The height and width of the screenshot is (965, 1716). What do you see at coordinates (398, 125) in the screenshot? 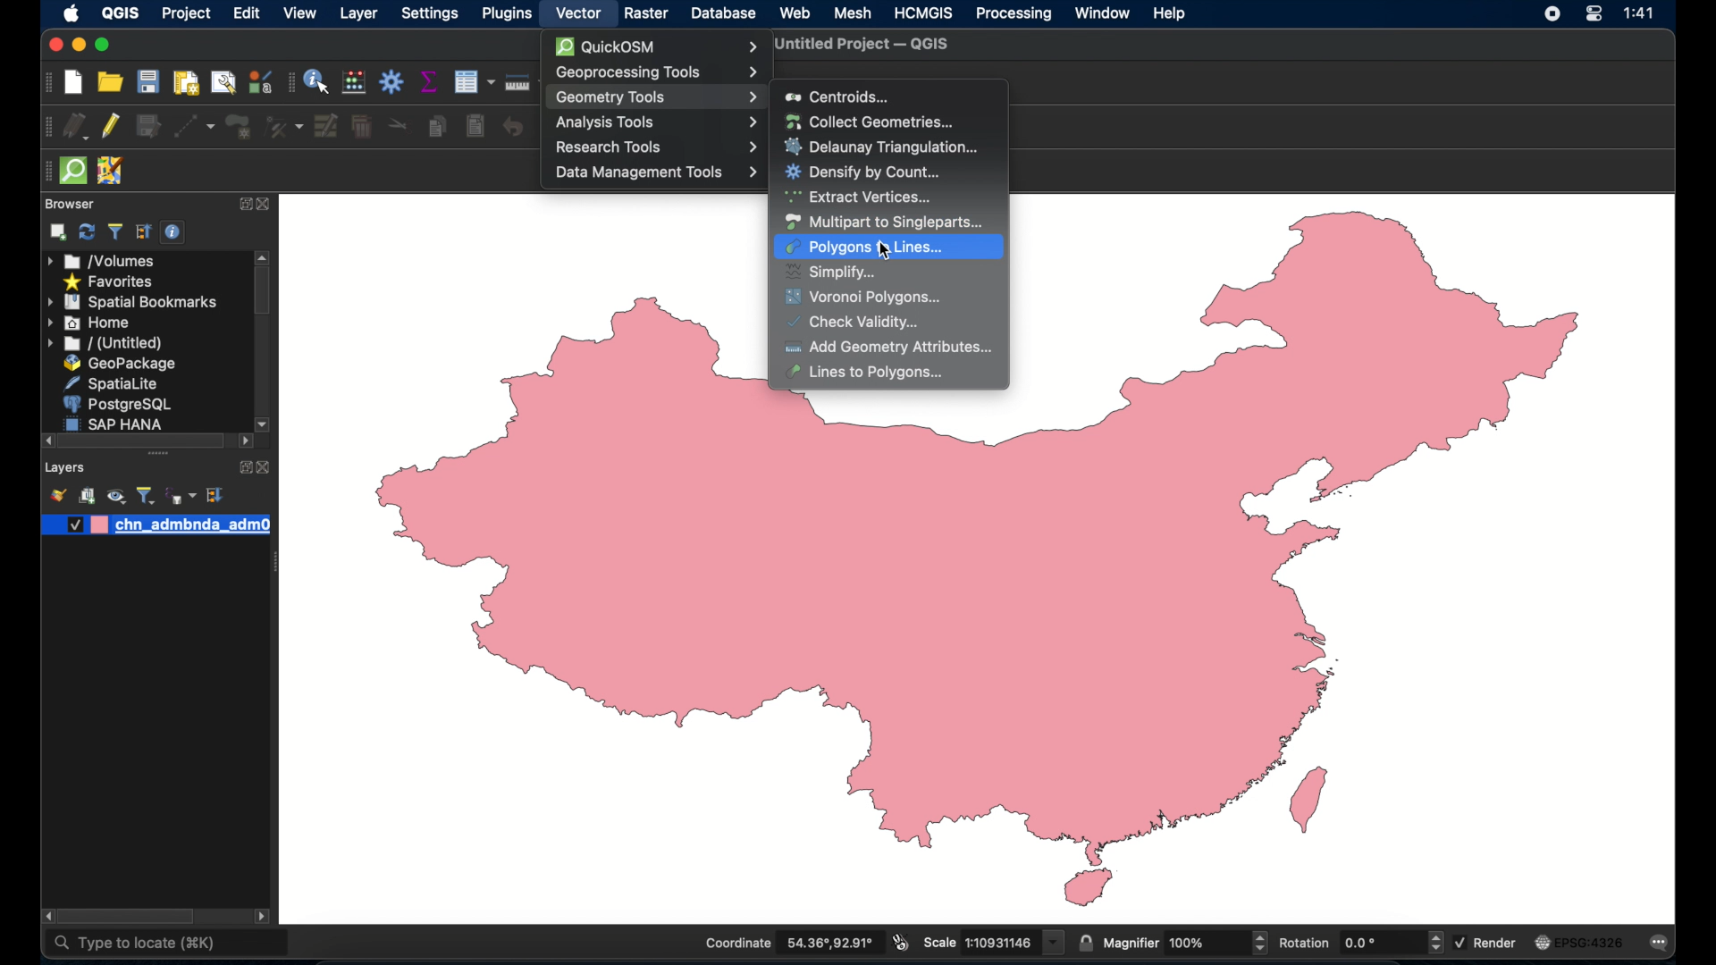
I see `cut features` at bounding box center [398, 125].